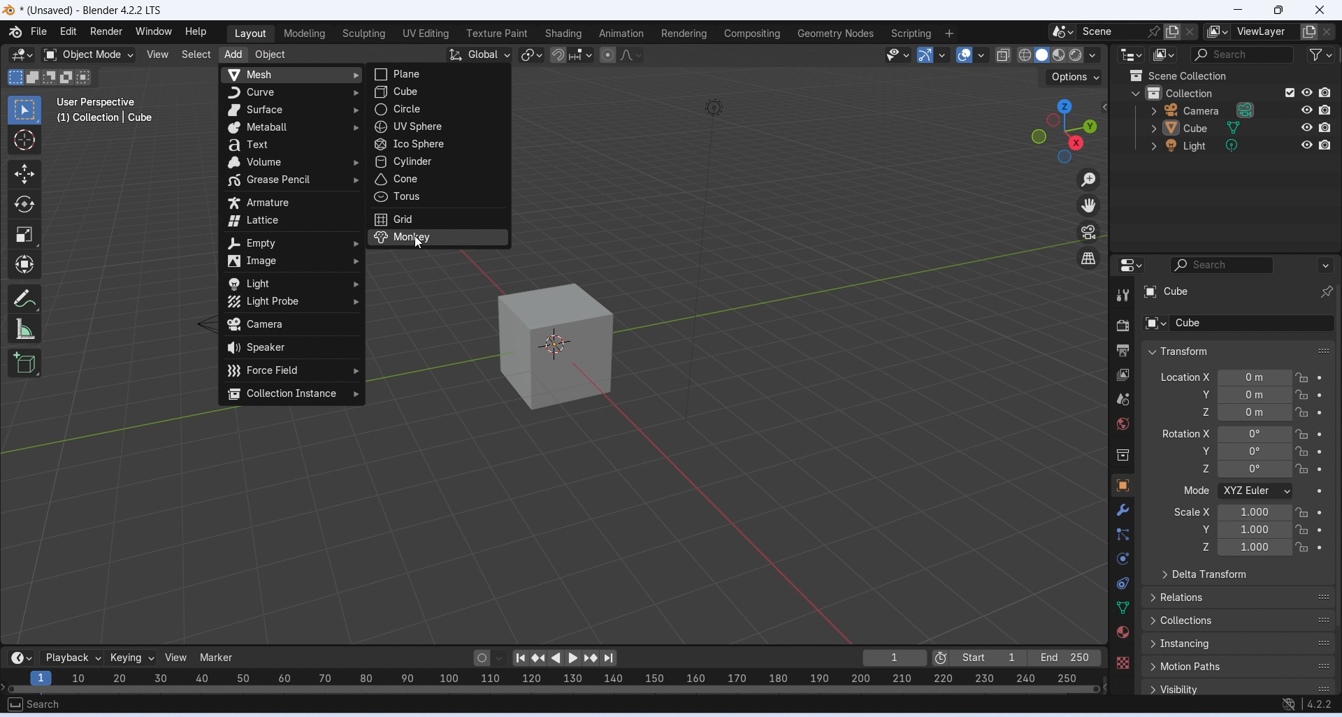 The image size is (1342, 717). Describe the element at coordinates (38, 31) in the screenshot. I see `File` at that location.